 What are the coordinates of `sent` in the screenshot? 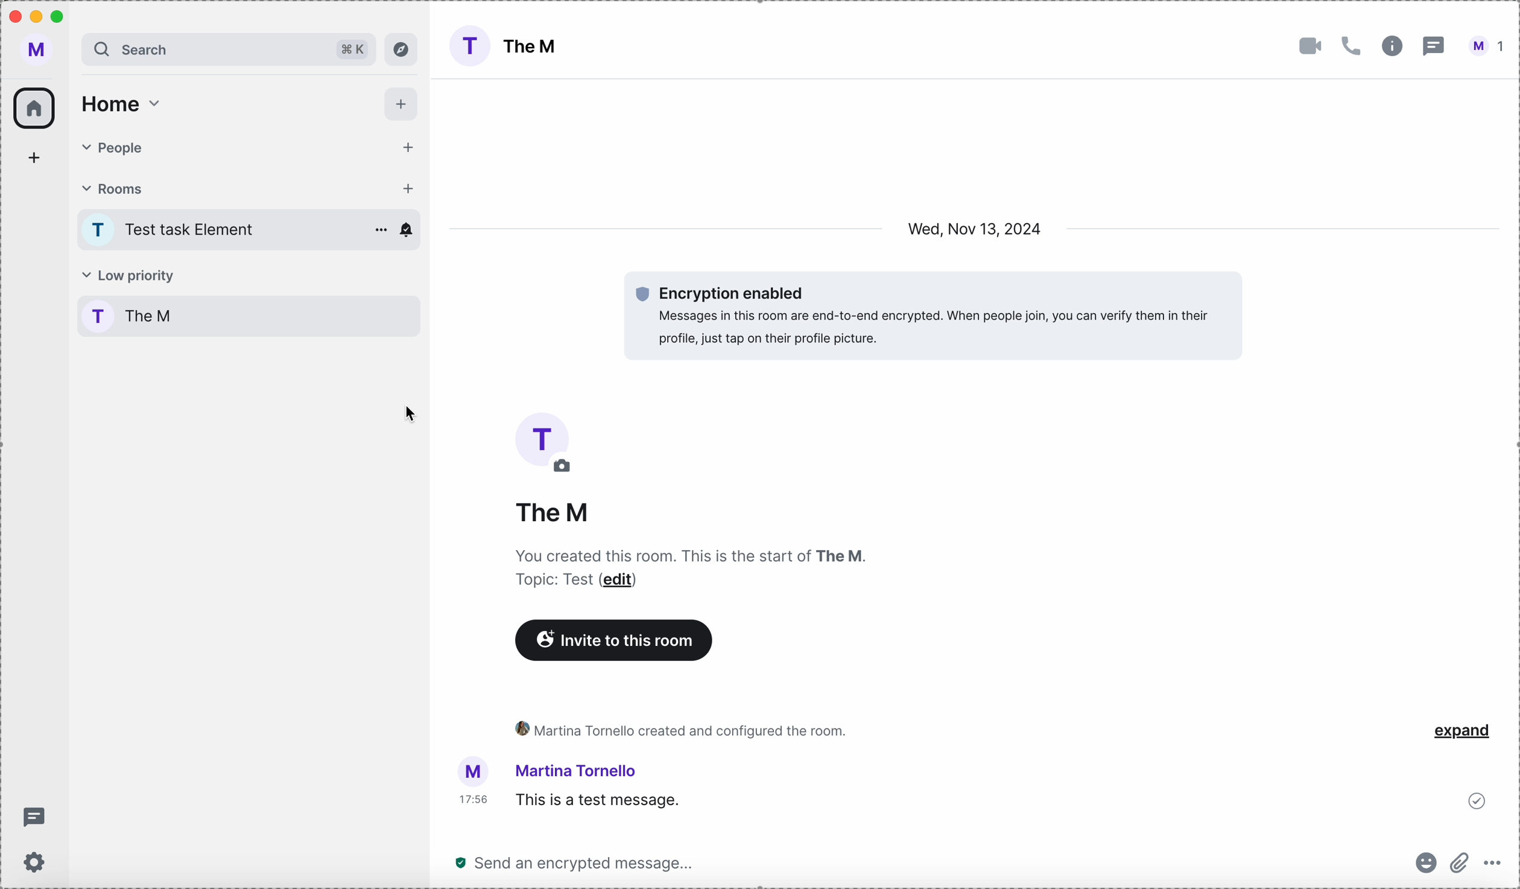 It's located at (1477, 798).